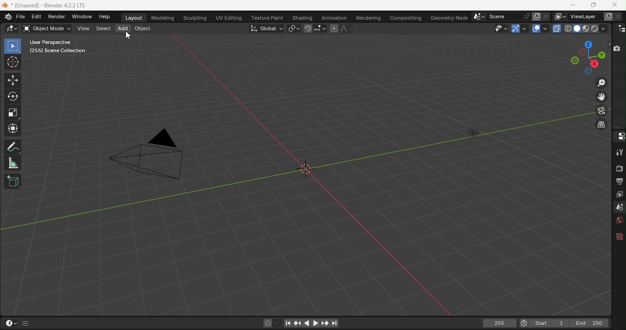  I want to click on The active workspace view layer showing in the window, so click(559, 16).